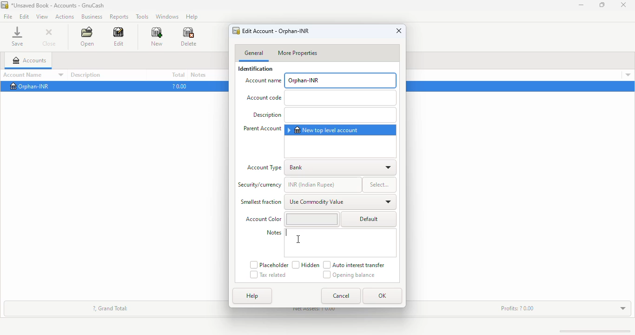 The image size is (635, 335). Describe the element at coordinates (111, 308) in the screenshot. I see `?, grand total: ` at that location.